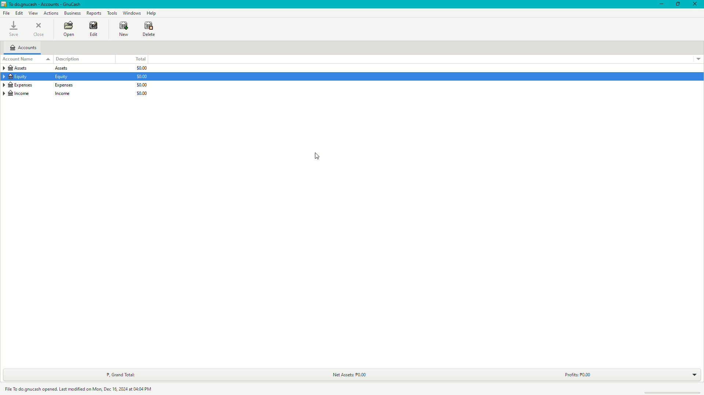  What do you see at coordinates (131, 13) in the screenshot?
I see `Windows` at bounding box center [131, 13].